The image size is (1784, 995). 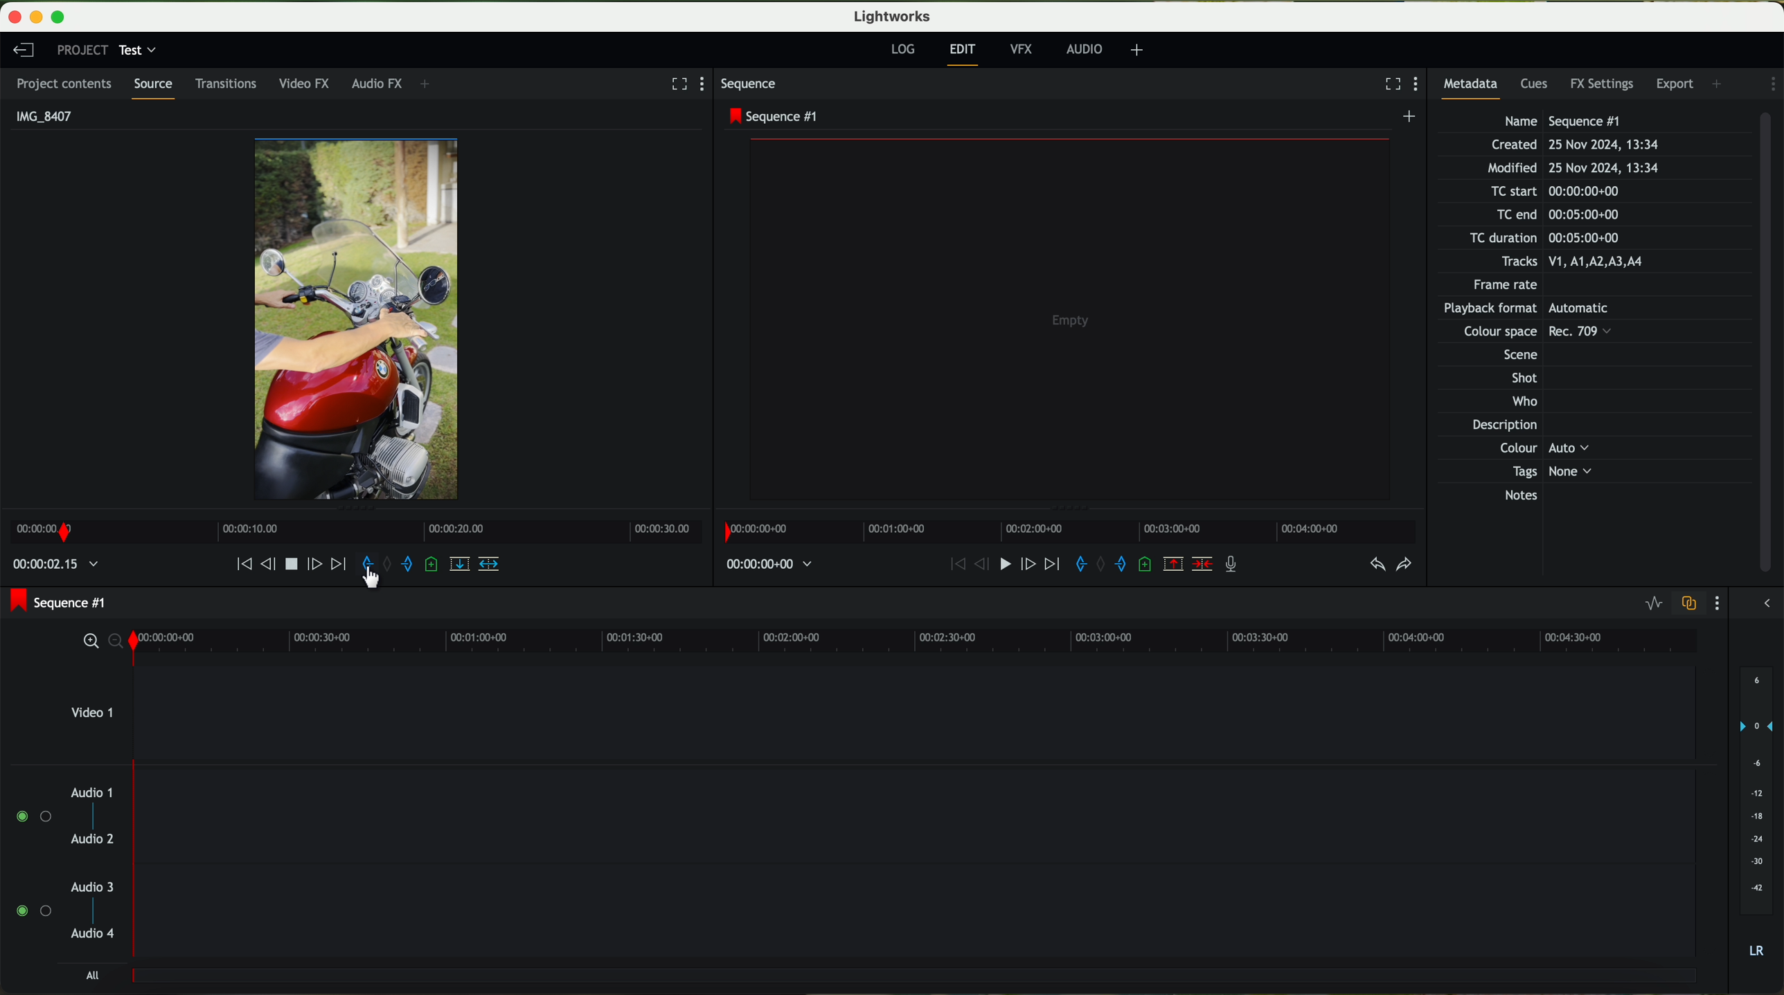 I want to click on Tracks, so click(x=1569, y=262).